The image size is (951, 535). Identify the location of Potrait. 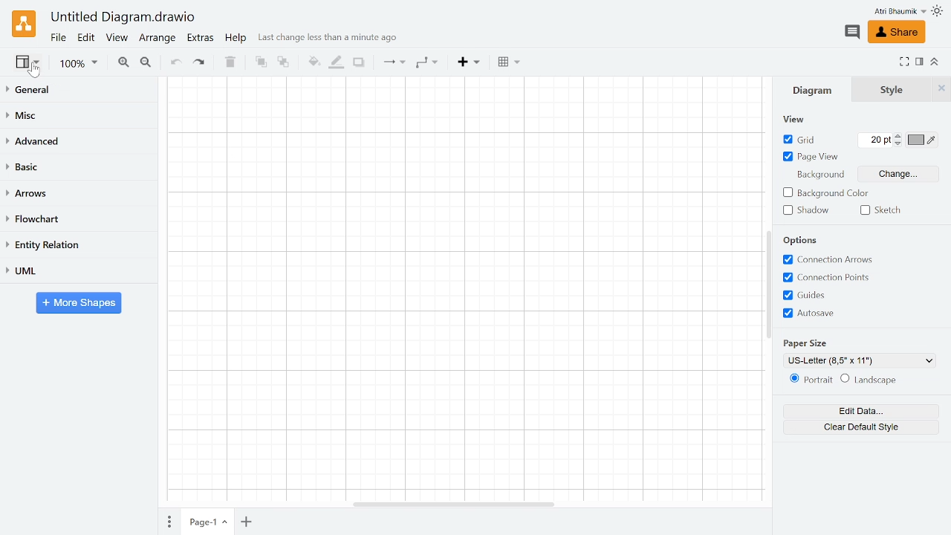
(810, 380).